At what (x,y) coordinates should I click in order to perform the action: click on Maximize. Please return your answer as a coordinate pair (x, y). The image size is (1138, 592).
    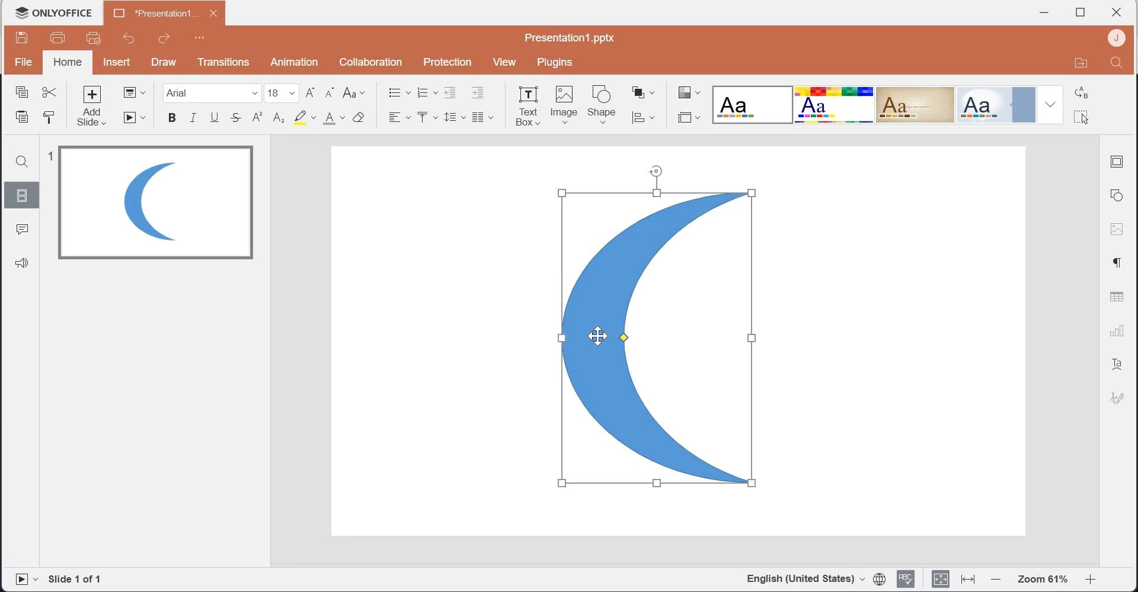
    Looking at the image, I should click on (1081, 12).